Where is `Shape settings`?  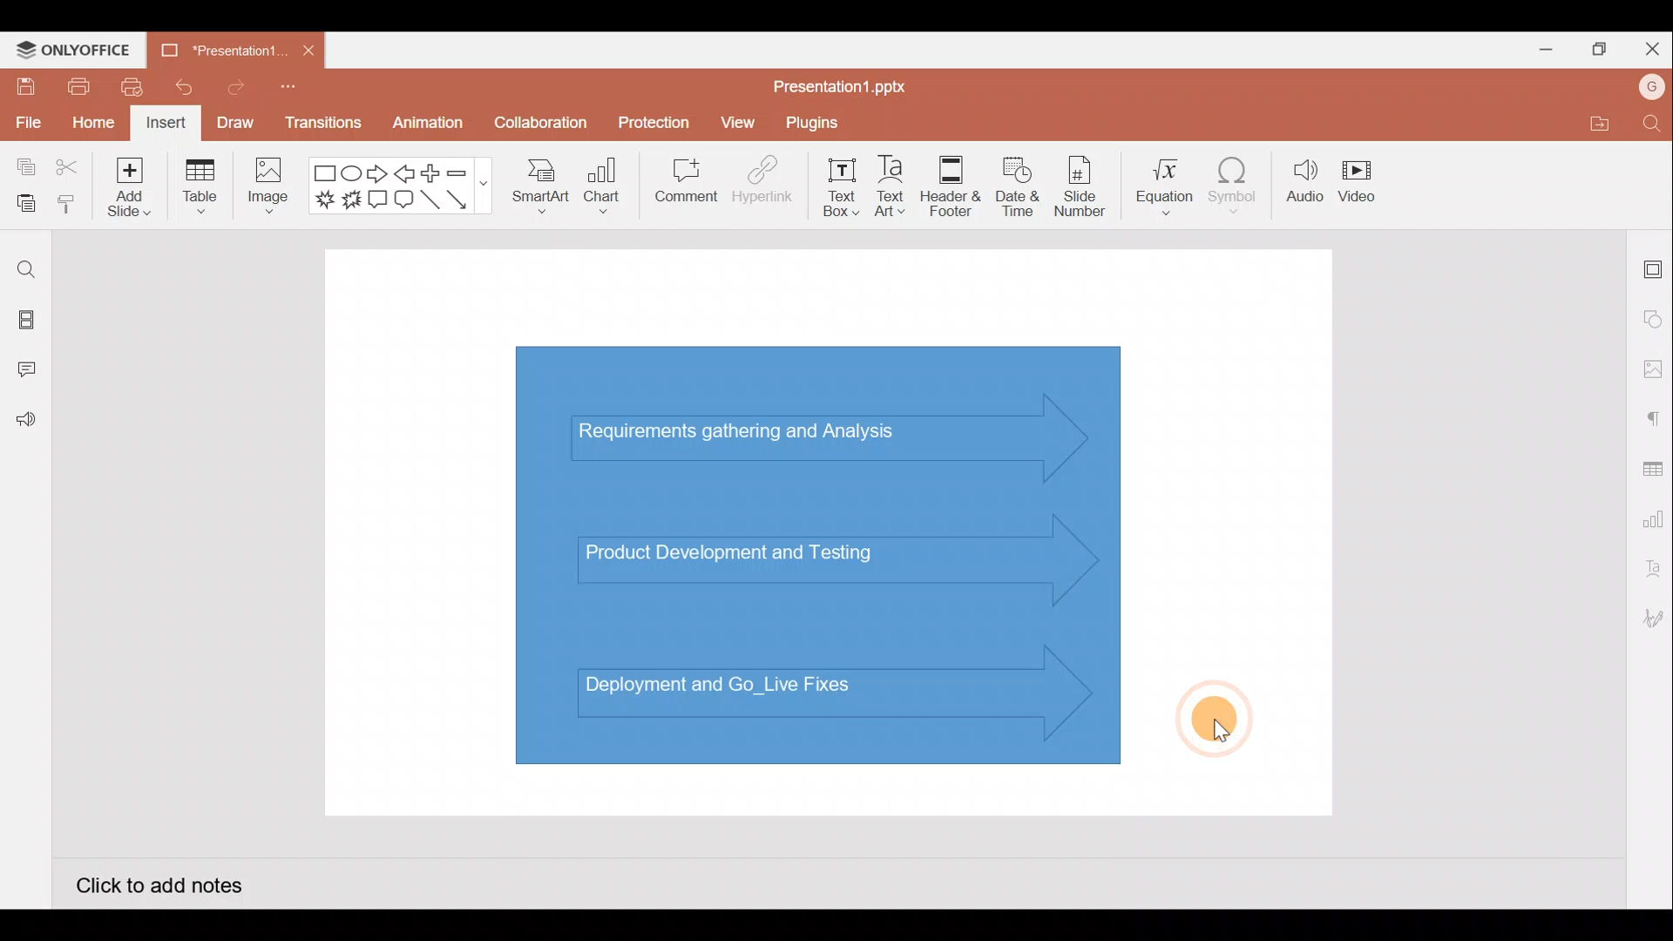
Shape settings is located at coordinates (1654, 318).